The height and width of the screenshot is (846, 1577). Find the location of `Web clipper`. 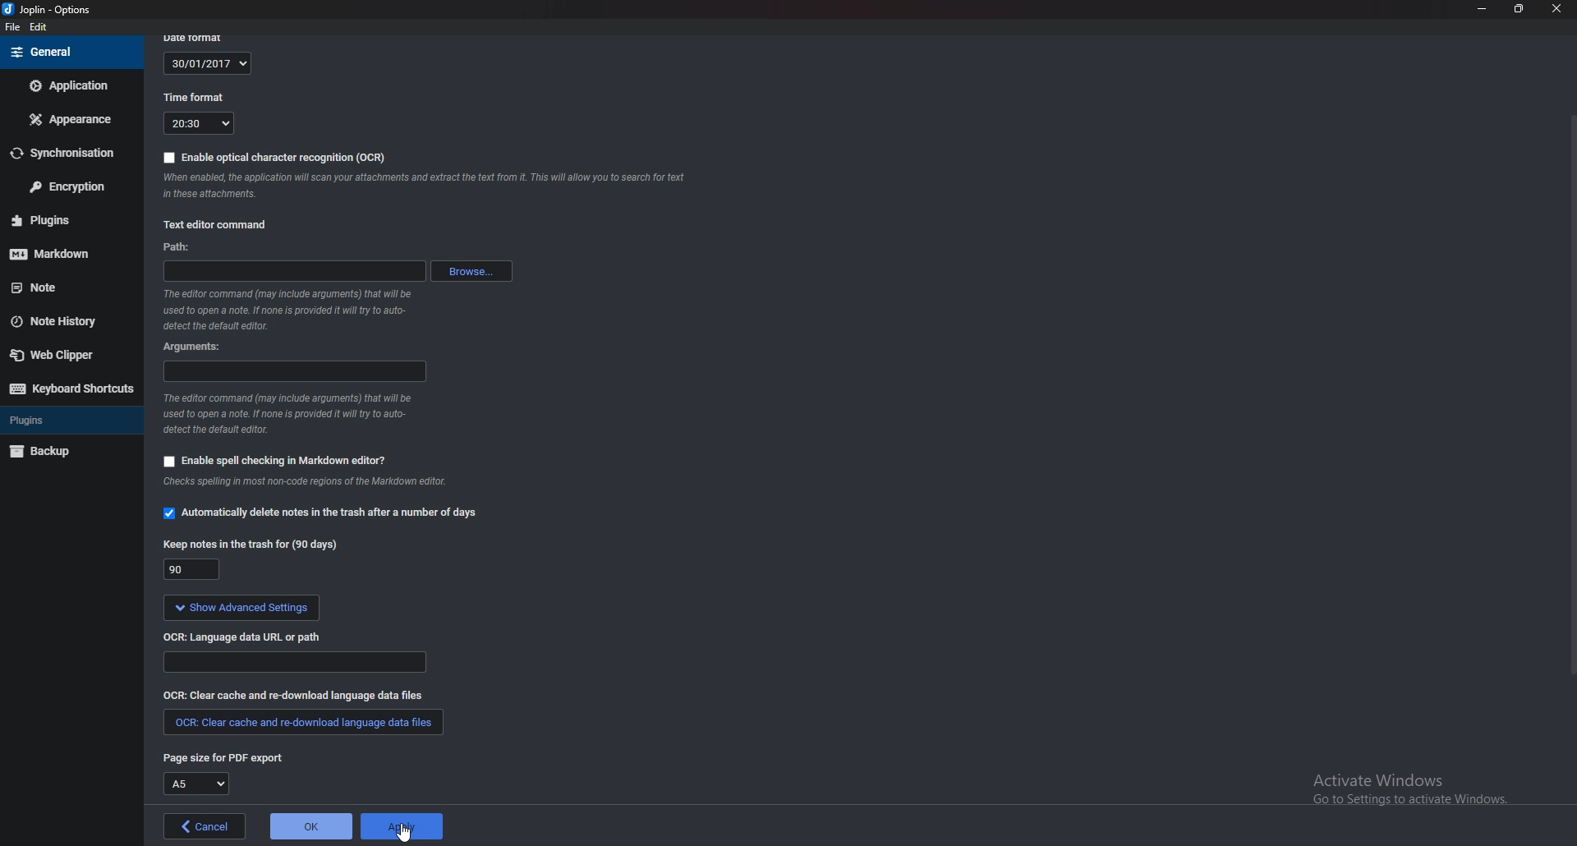

Web clipper is located at coordinates (63, 355).